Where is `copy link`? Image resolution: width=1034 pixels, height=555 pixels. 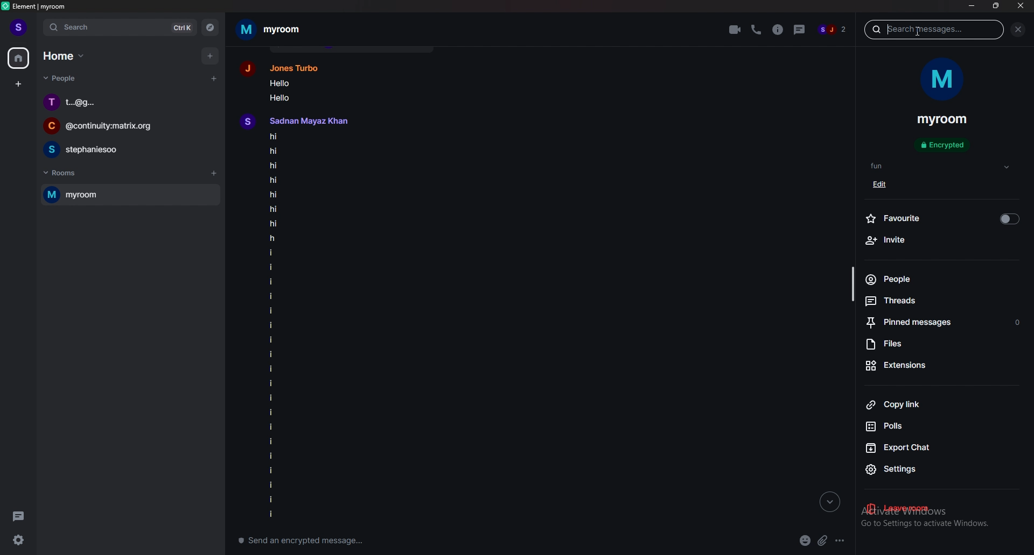
copy link is located at coordinates (920, 404).